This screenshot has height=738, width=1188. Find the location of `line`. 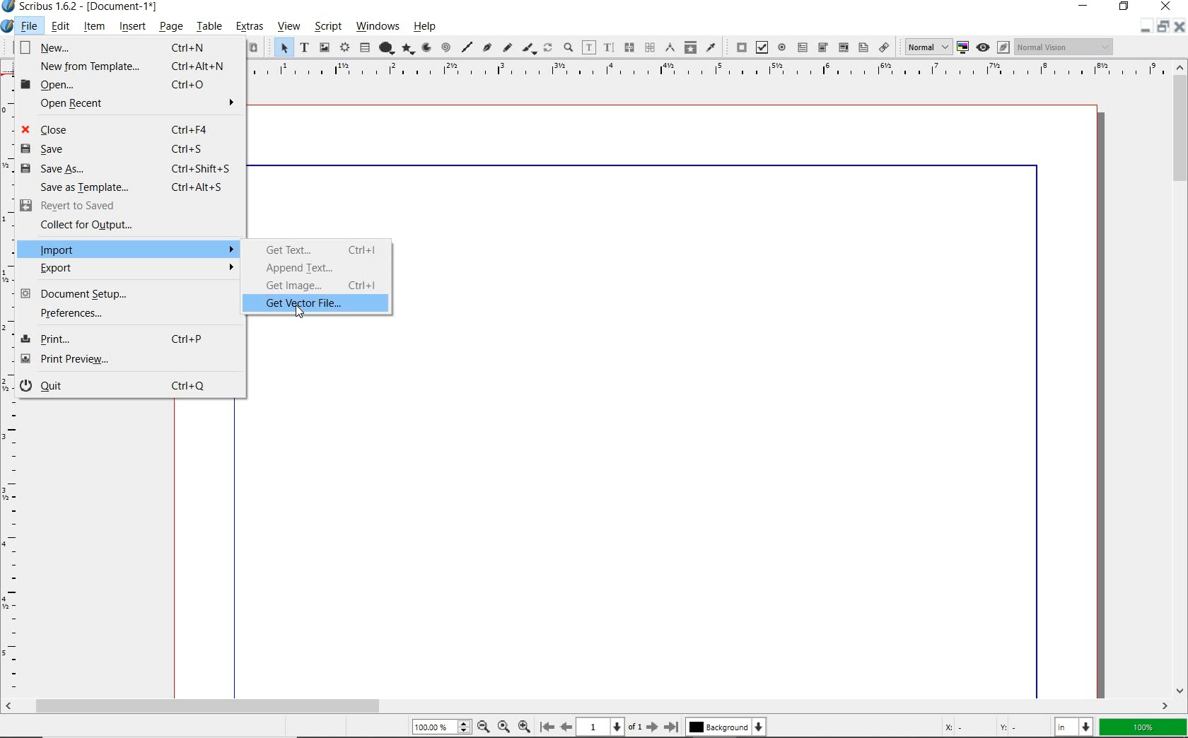

line is located at coordinates (466, 48).